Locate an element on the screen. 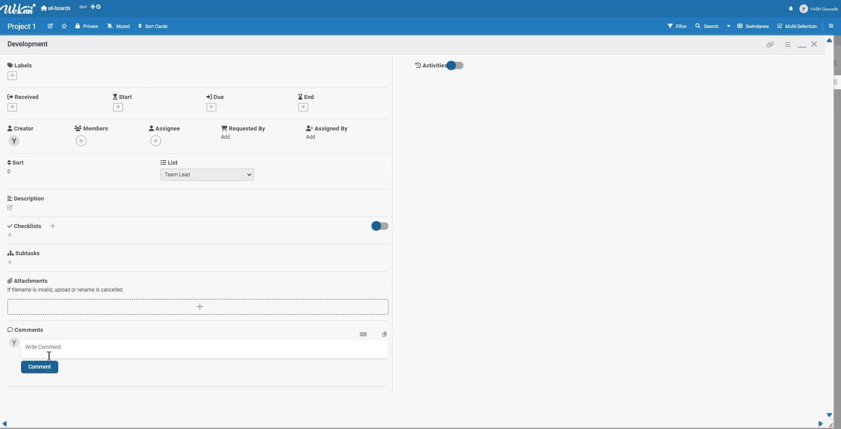 Image resolution: width=841 pixels, height=429 pixels. Open sidebar is located at coordinates (833, 25).